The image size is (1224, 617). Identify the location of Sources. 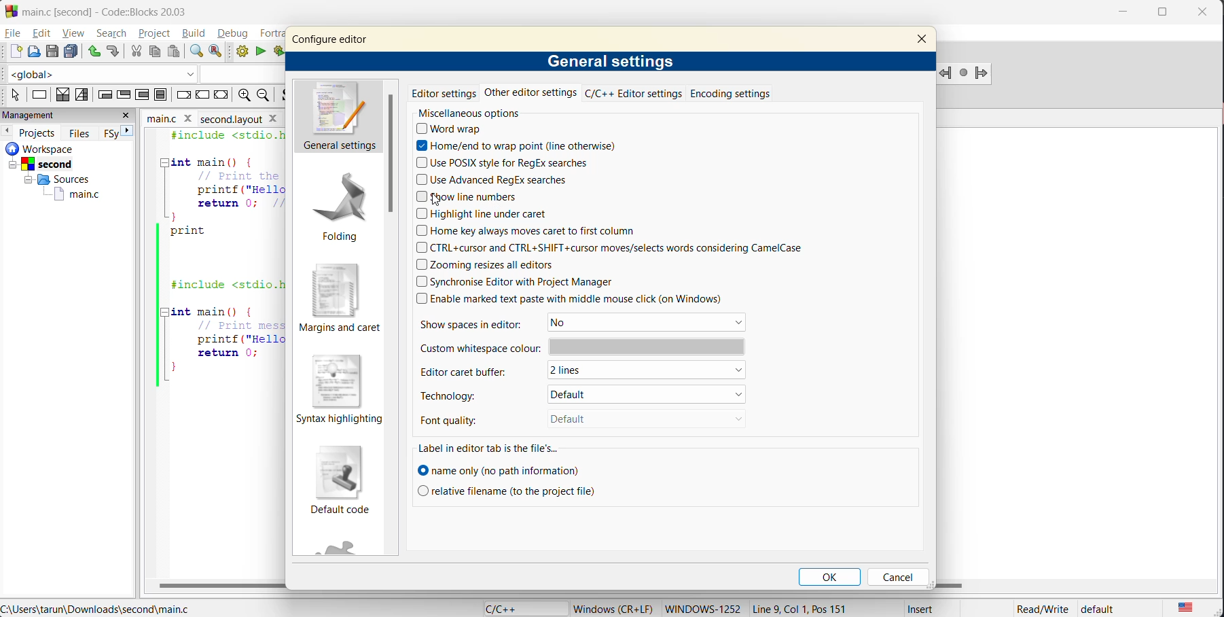
(52, 179).